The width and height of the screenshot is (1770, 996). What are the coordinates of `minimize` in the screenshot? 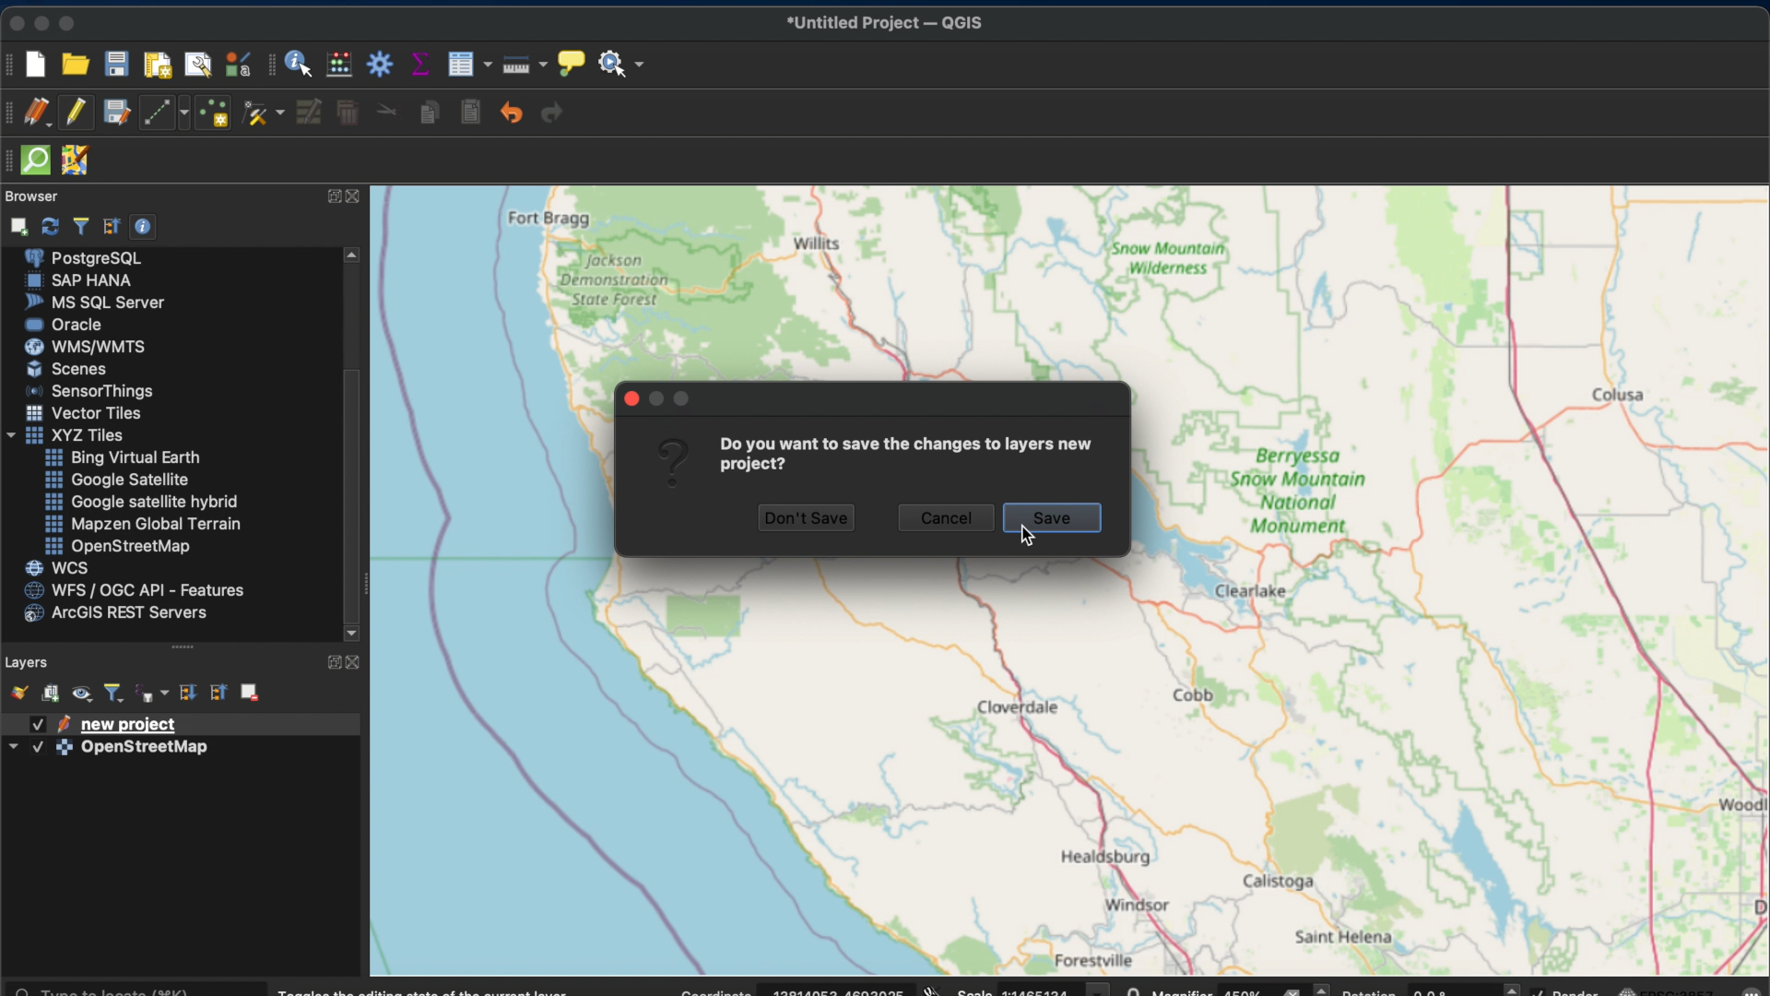 It's located at (43, 23).